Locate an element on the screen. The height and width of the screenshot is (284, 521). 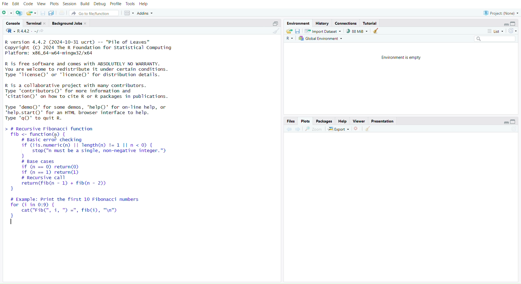
save all open documents is located at coordinates (51, 13).